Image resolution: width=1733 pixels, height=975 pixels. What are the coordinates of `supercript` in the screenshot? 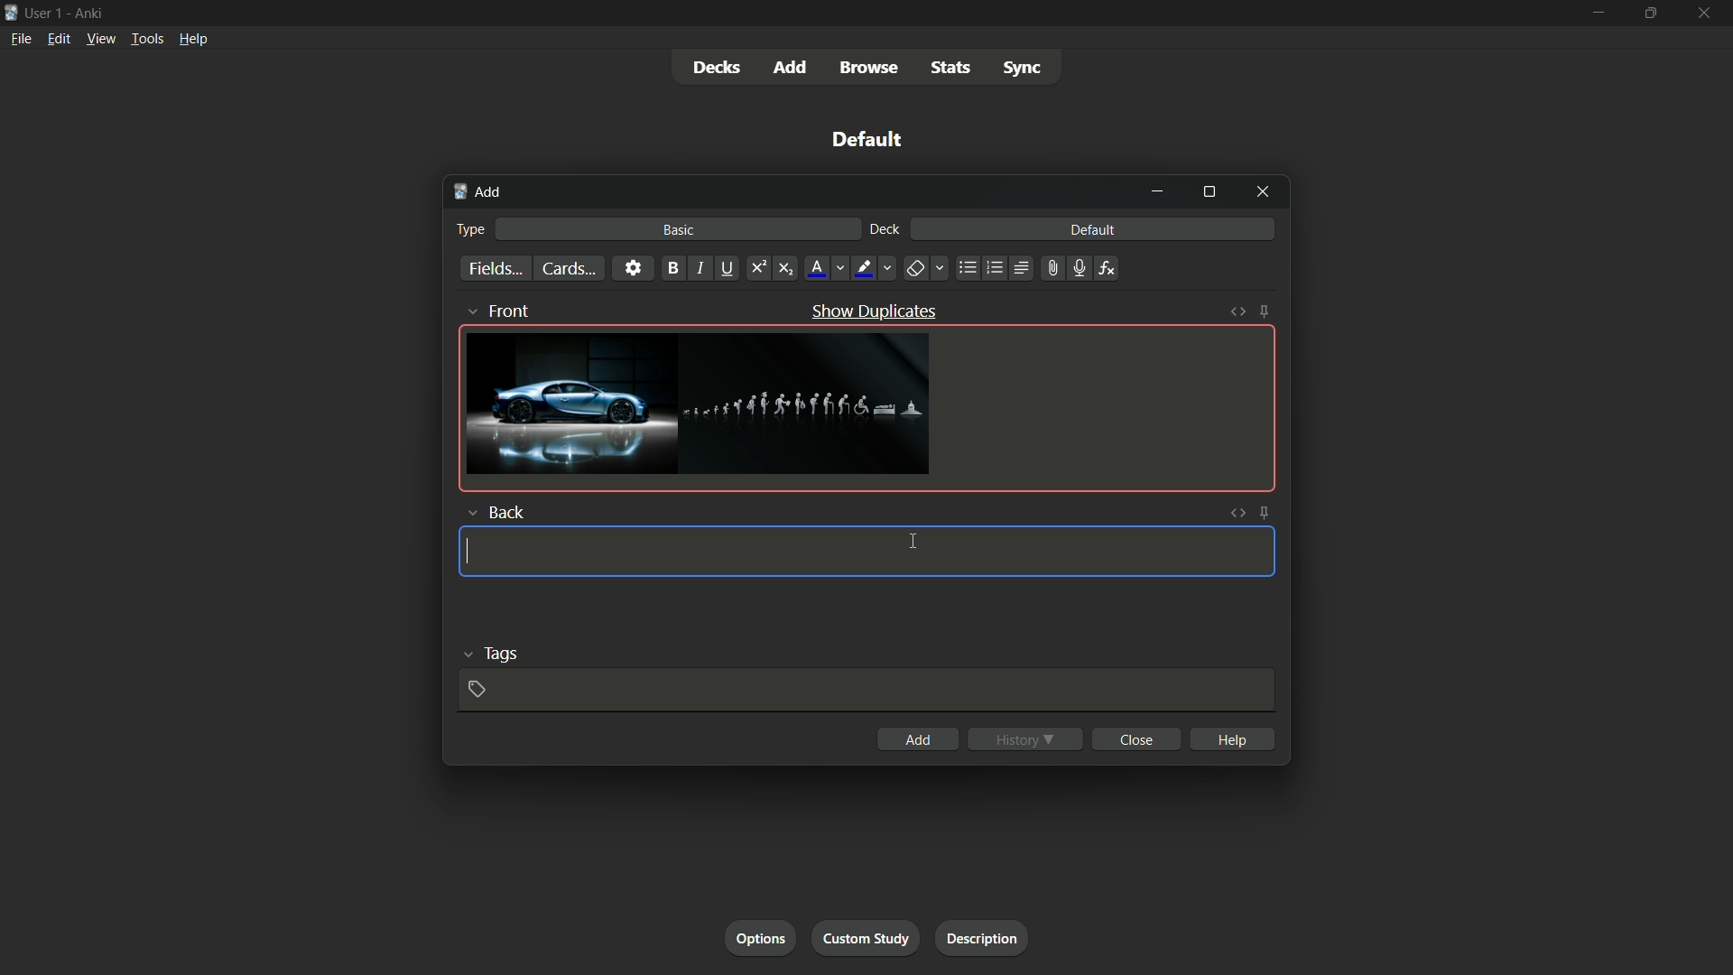 It's located at (760, 267).